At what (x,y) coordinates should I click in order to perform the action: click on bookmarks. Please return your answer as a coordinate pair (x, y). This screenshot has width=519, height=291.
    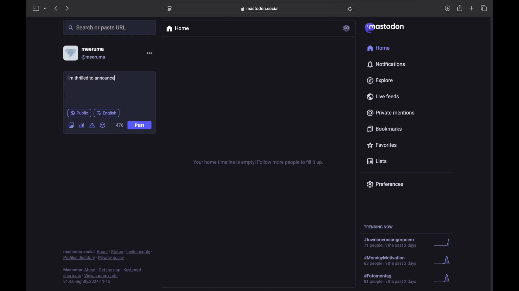
    Looking at the image, I should click on (385, 129).